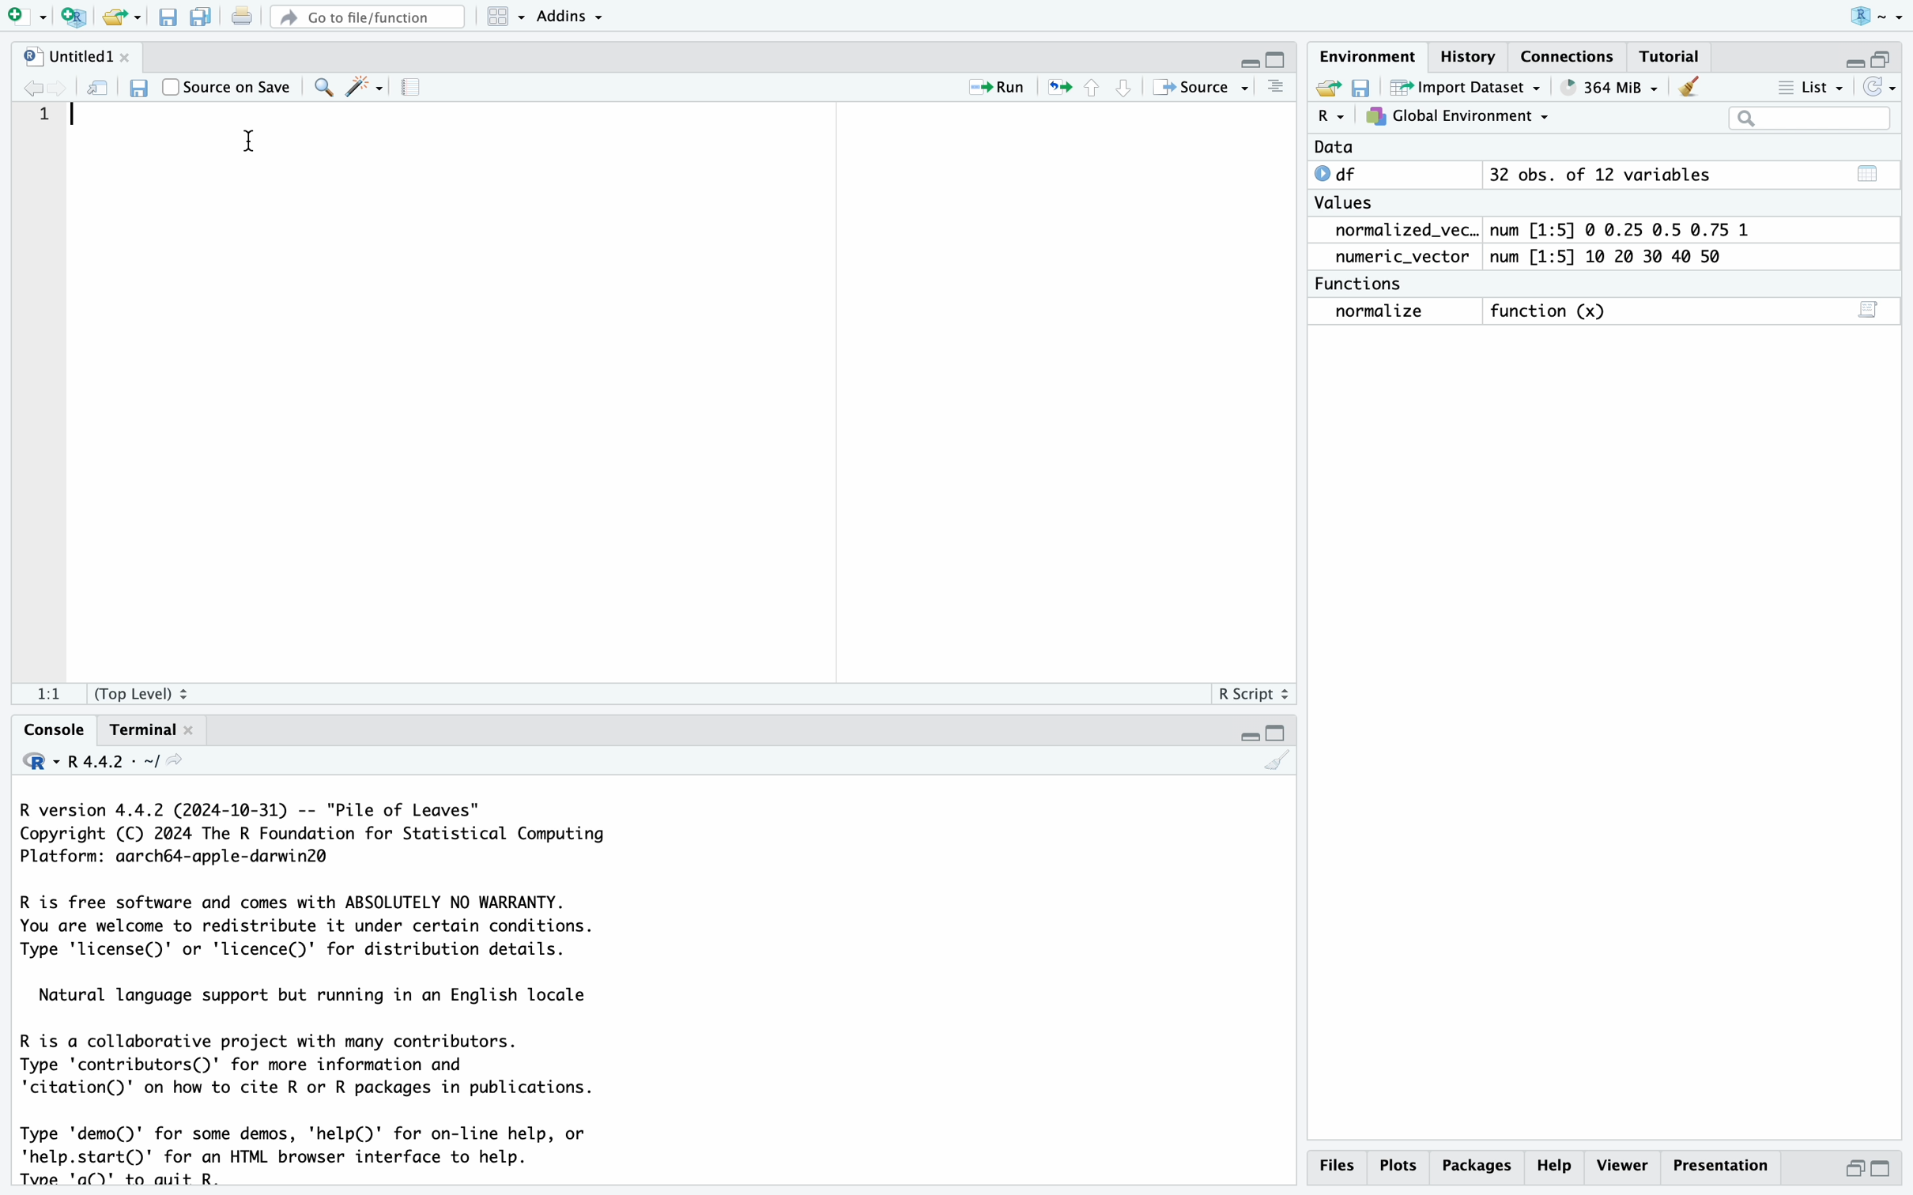  Describe the element at coordinates (366, 15) in the screenshot. I see `Go to file/function` at that location.